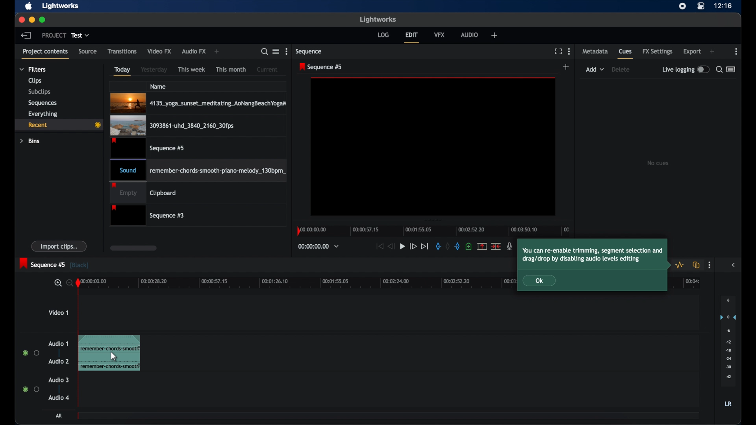 The width and height of the screenshot is (756, 425). What do you see at coordinates (689, 283) in the screenshot?
I see `00:04` at bounding box center [689, 283].